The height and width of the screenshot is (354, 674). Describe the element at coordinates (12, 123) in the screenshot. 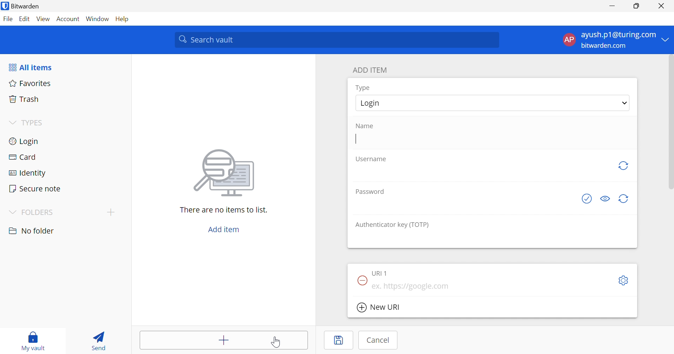

I see `Drop Down` at that location.